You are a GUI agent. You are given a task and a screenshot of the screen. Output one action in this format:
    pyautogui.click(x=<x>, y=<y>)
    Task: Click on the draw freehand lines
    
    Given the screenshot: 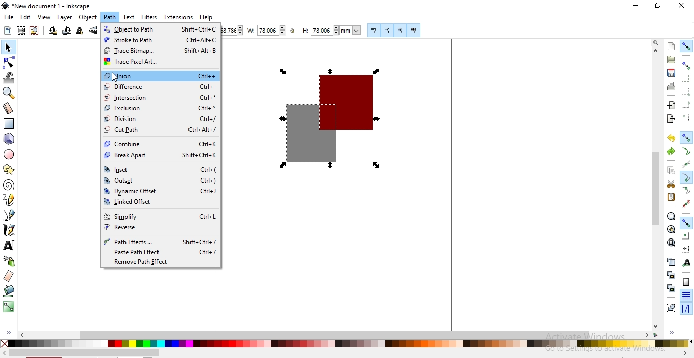 What is the action you would take?
    pyautogui.click(x=9, y=199)
    